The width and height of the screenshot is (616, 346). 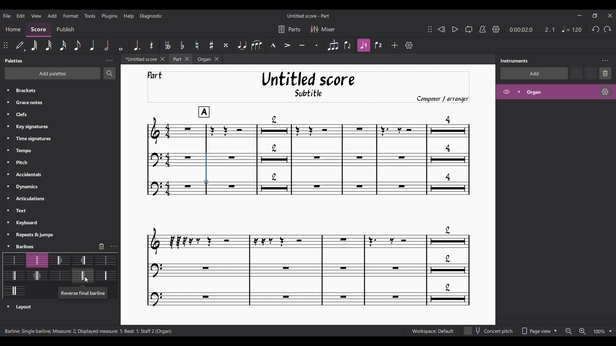 What do you see at coordinates (539, 331) in the screenshot?
I see `Page view options` at bounding box center [539, 331].